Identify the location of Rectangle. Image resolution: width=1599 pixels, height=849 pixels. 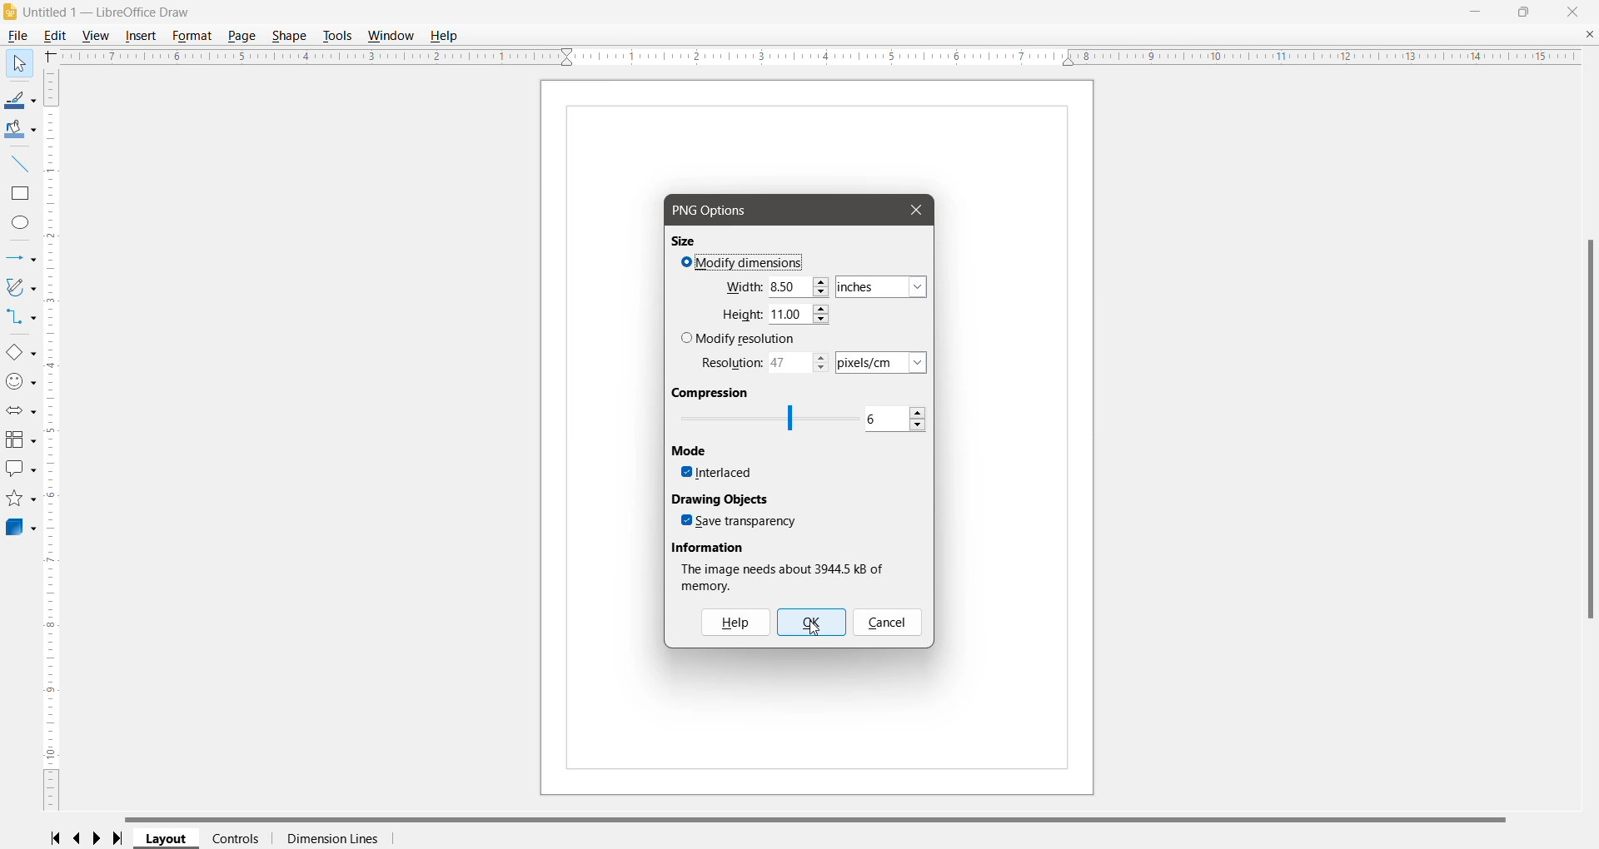
(22, 195).